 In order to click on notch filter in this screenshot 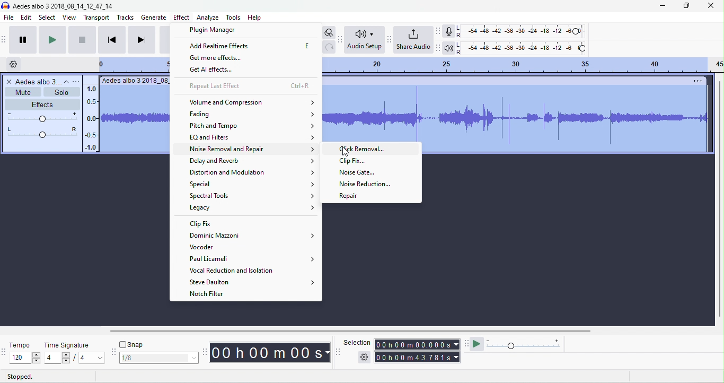, I will do `click(212, 294)`.